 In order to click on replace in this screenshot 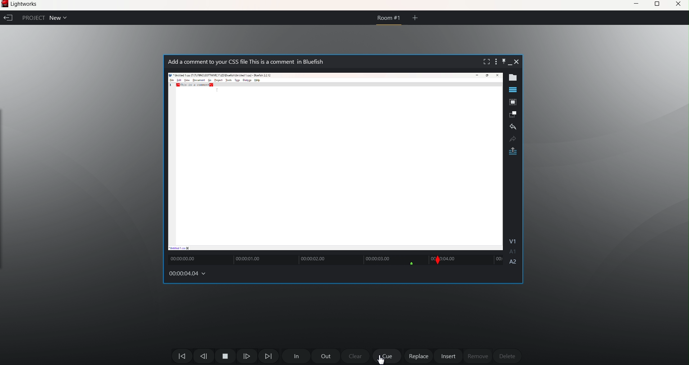, I will do `click(419, 356)`.